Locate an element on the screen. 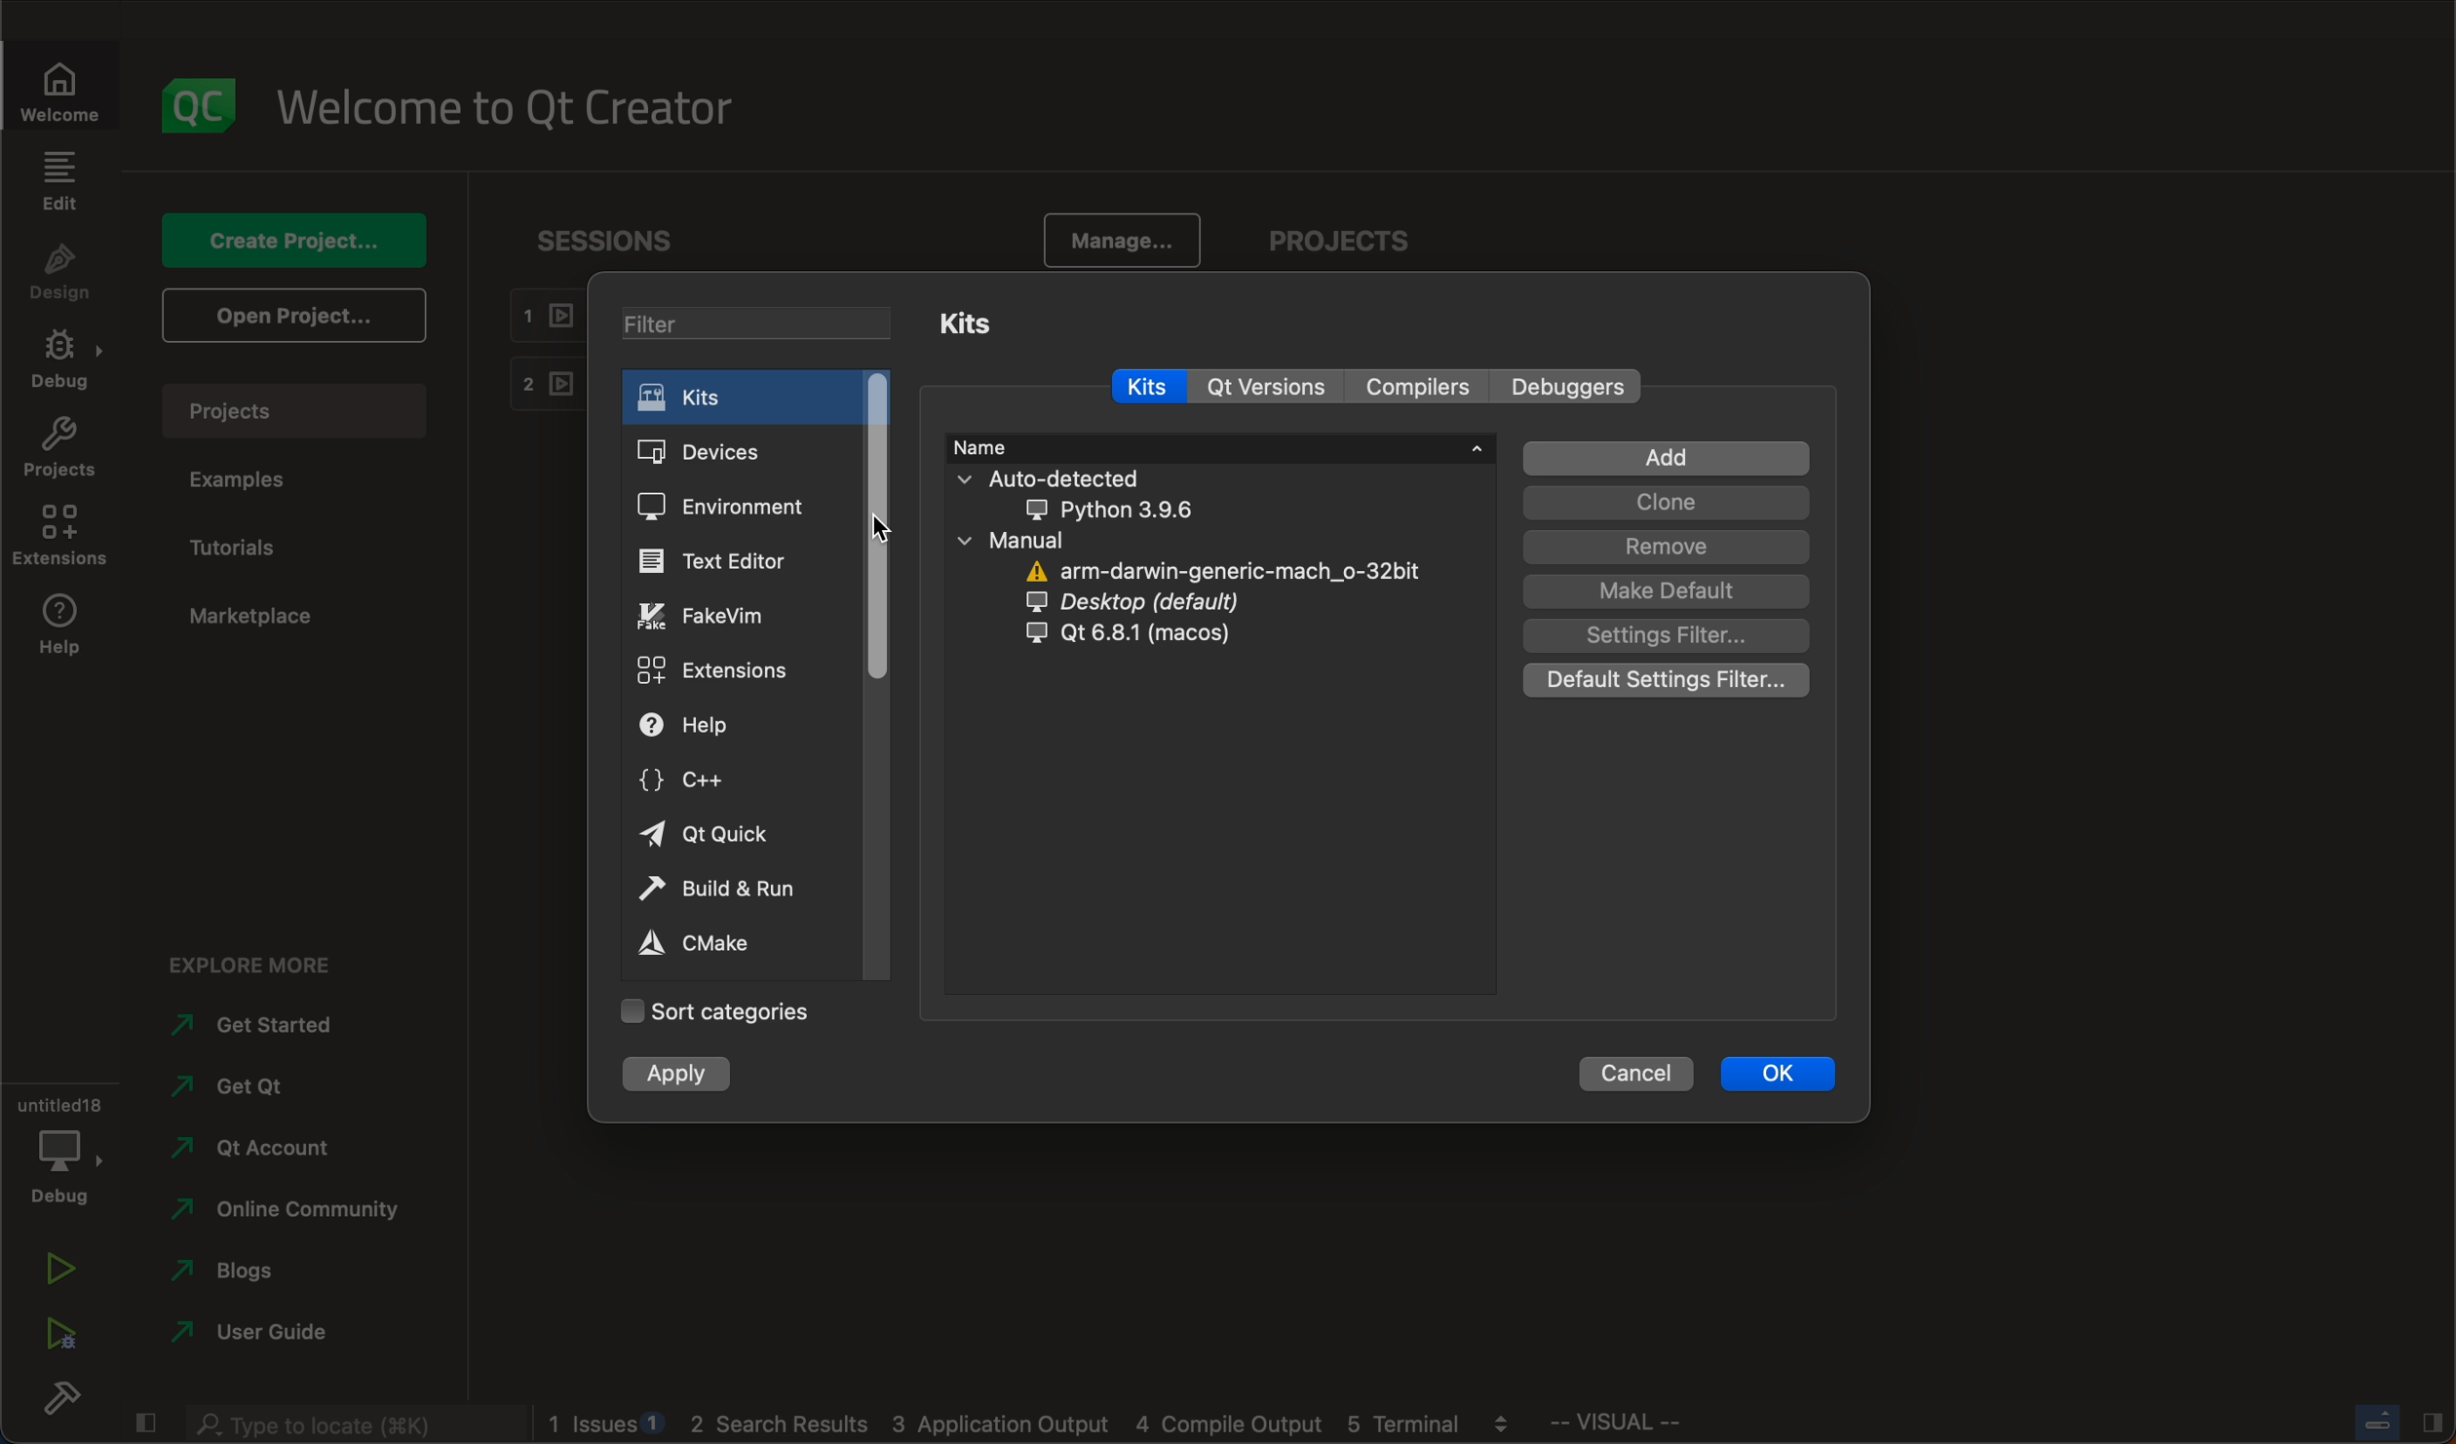 The width and height of the screenshot is (2456, 1444). apply is located at coordinates (677, 1077).